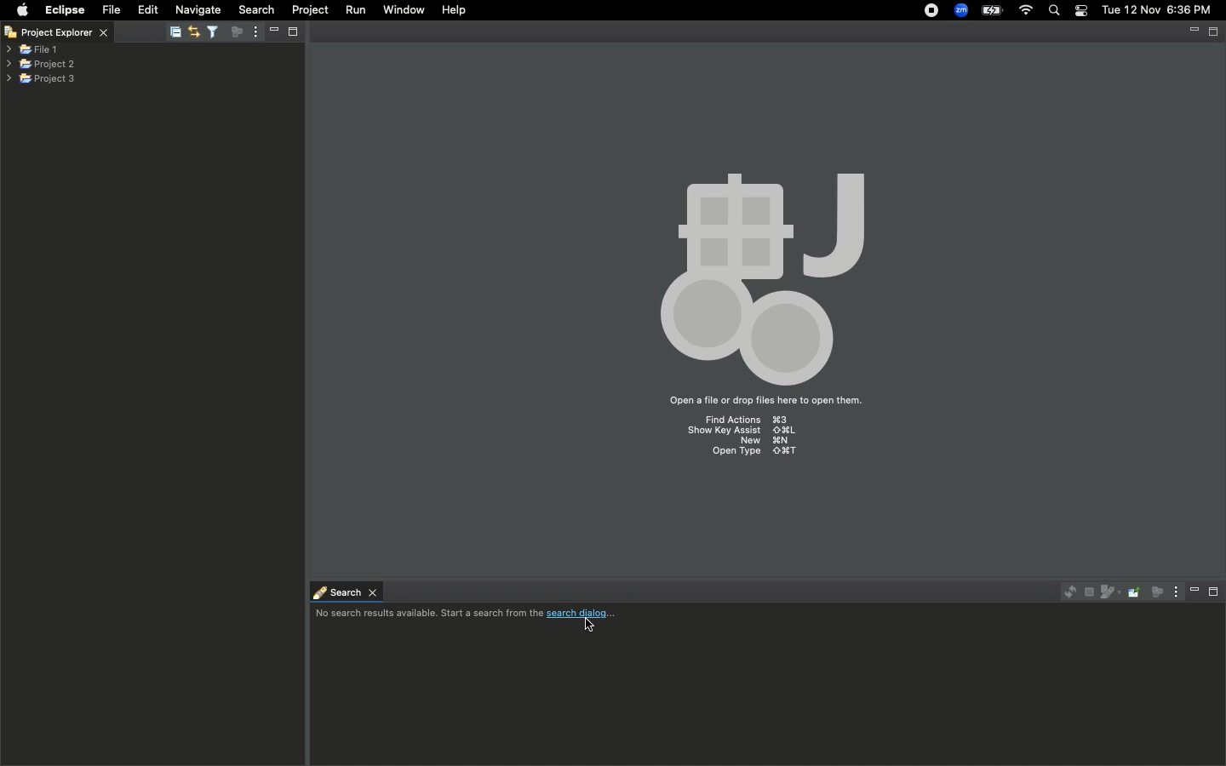 The height and width of the screenshot is (766, 1226). What do you see at coordinates (239, 35) in the screenshot?
I see `Focus on active tasks` at bounding box center [239, 35].